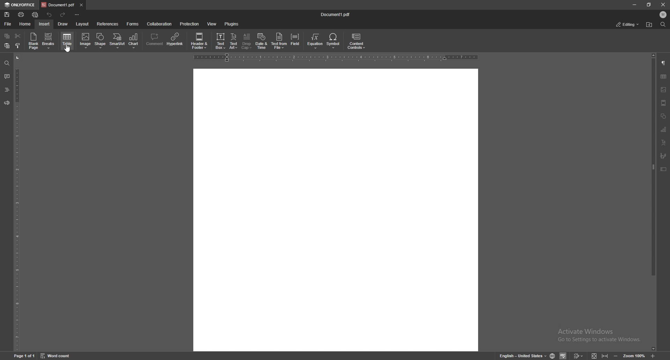  I want to click on print, so click(21, 14).